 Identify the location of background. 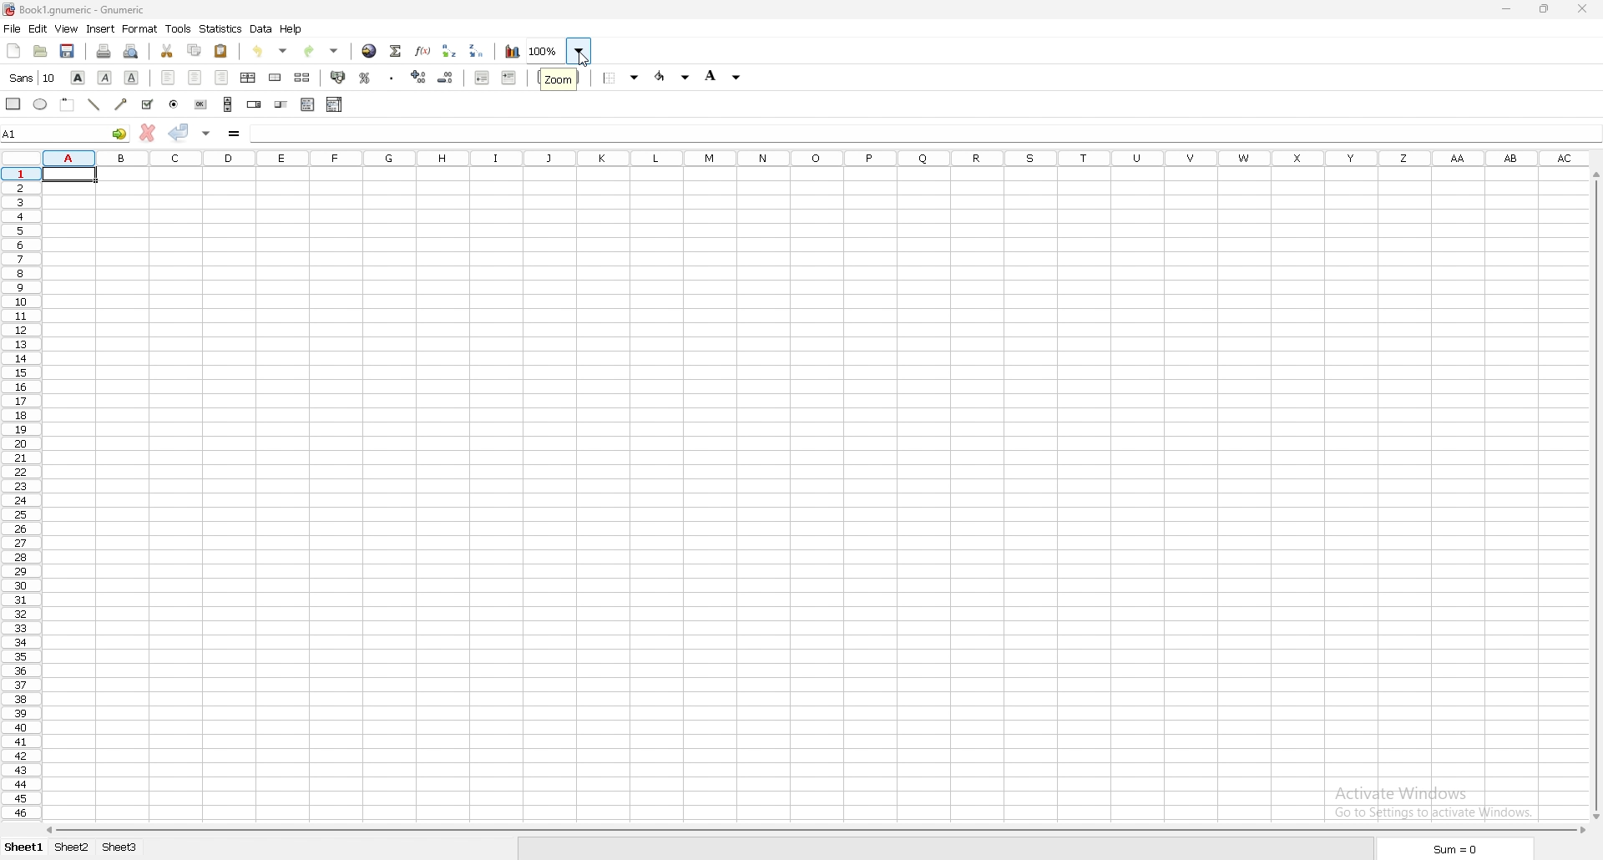
(710, 75).